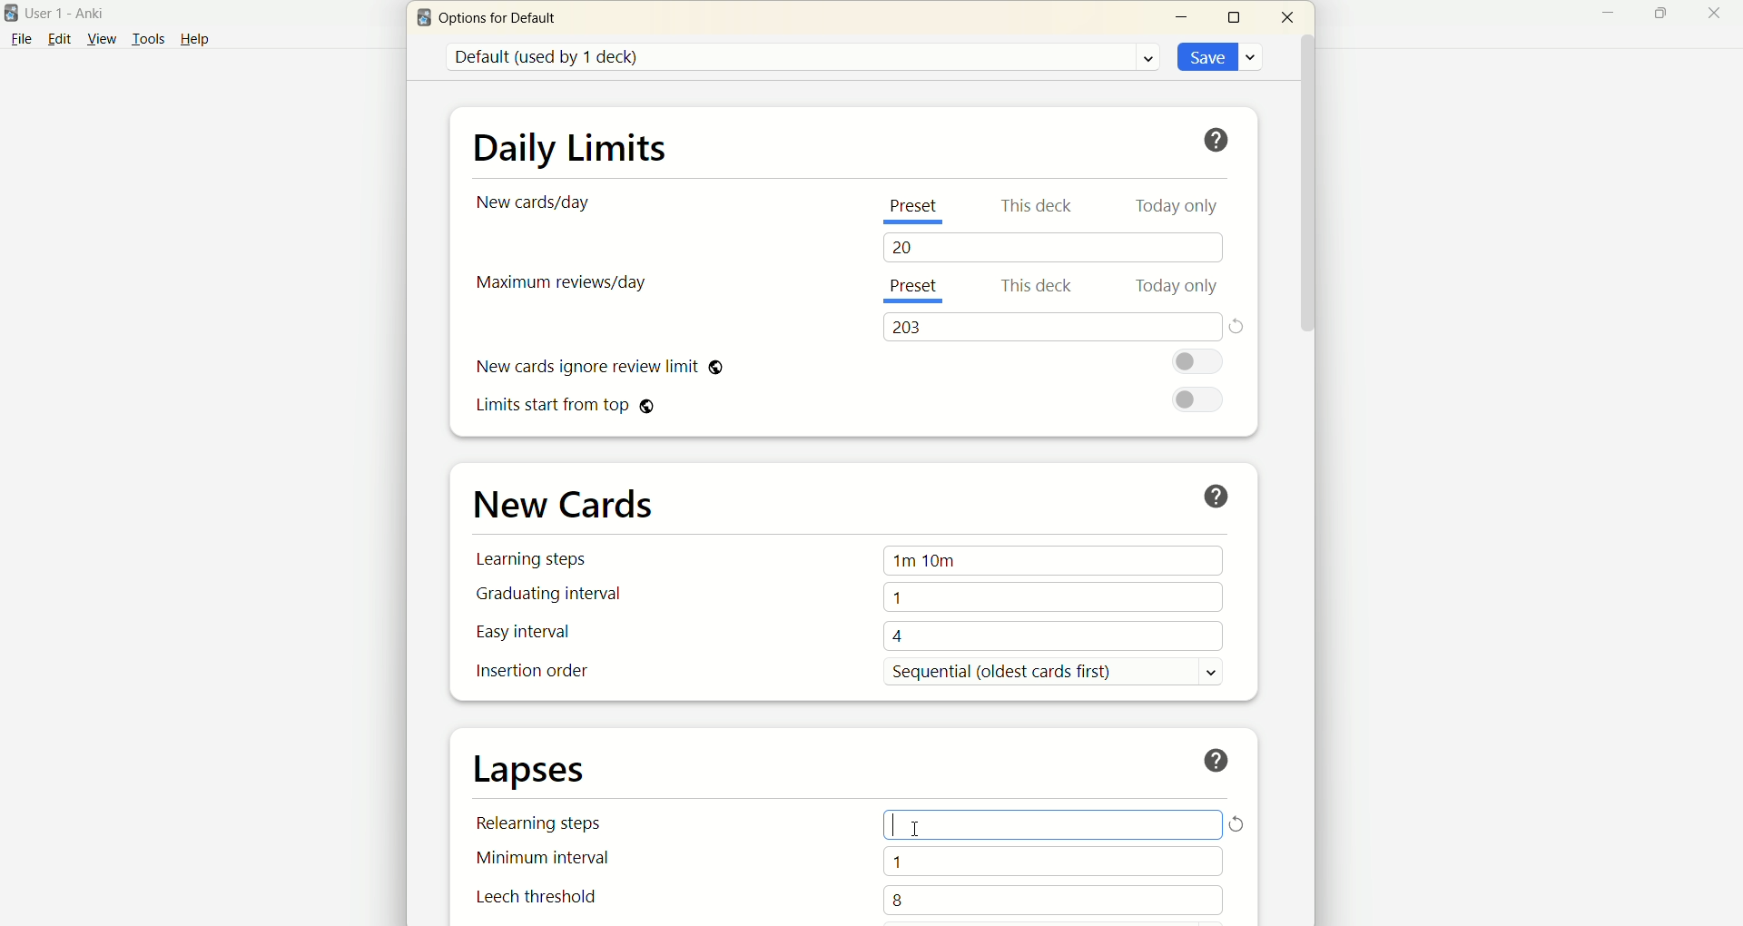 The width and height of the screenshot is (1743, 926). Describe the element at coordinates (58, 38) in the screenshot. I see `edit` at that location.